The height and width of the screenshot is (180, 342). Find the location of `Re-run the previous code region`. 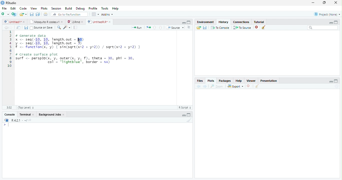

Re-run the previous code region is located at coordinates (148, 27).